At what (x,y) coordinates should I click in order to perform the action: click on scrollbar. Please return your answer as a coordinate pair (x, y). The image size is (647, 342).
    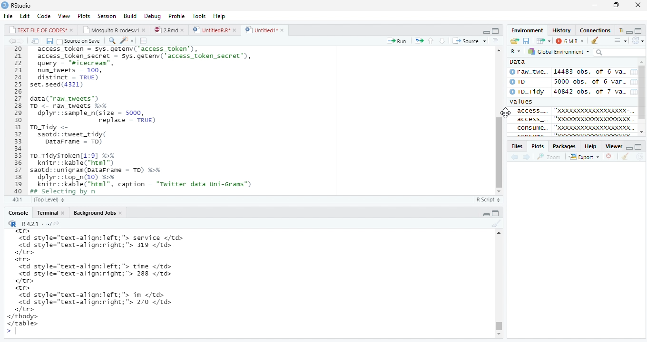
    Looking at the image, I should click on (643, 96).